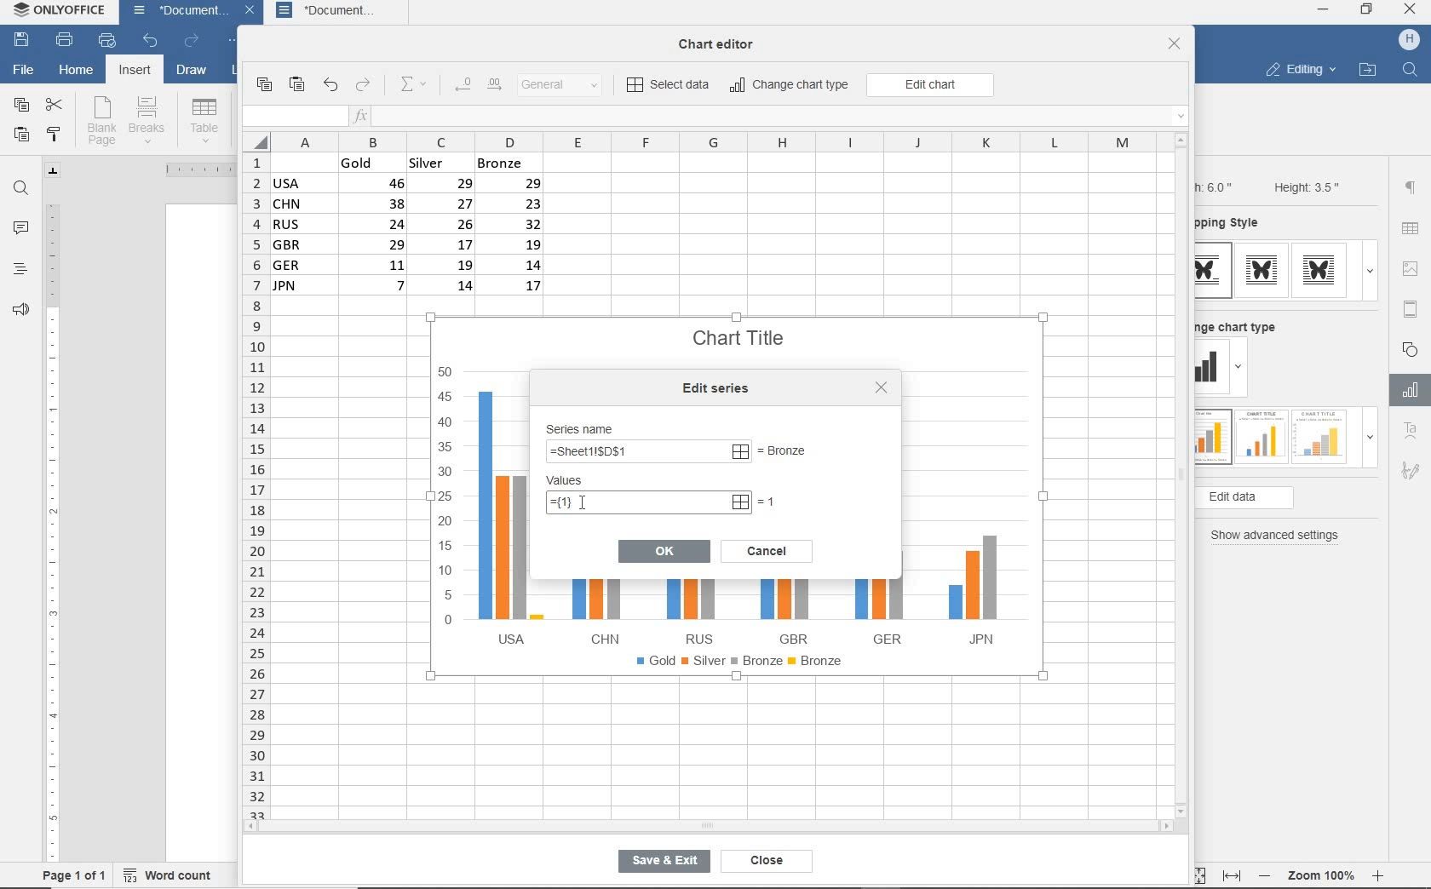  Describe the element at coordinates (881, 387) in the screenshot. I see `lose` at that location.